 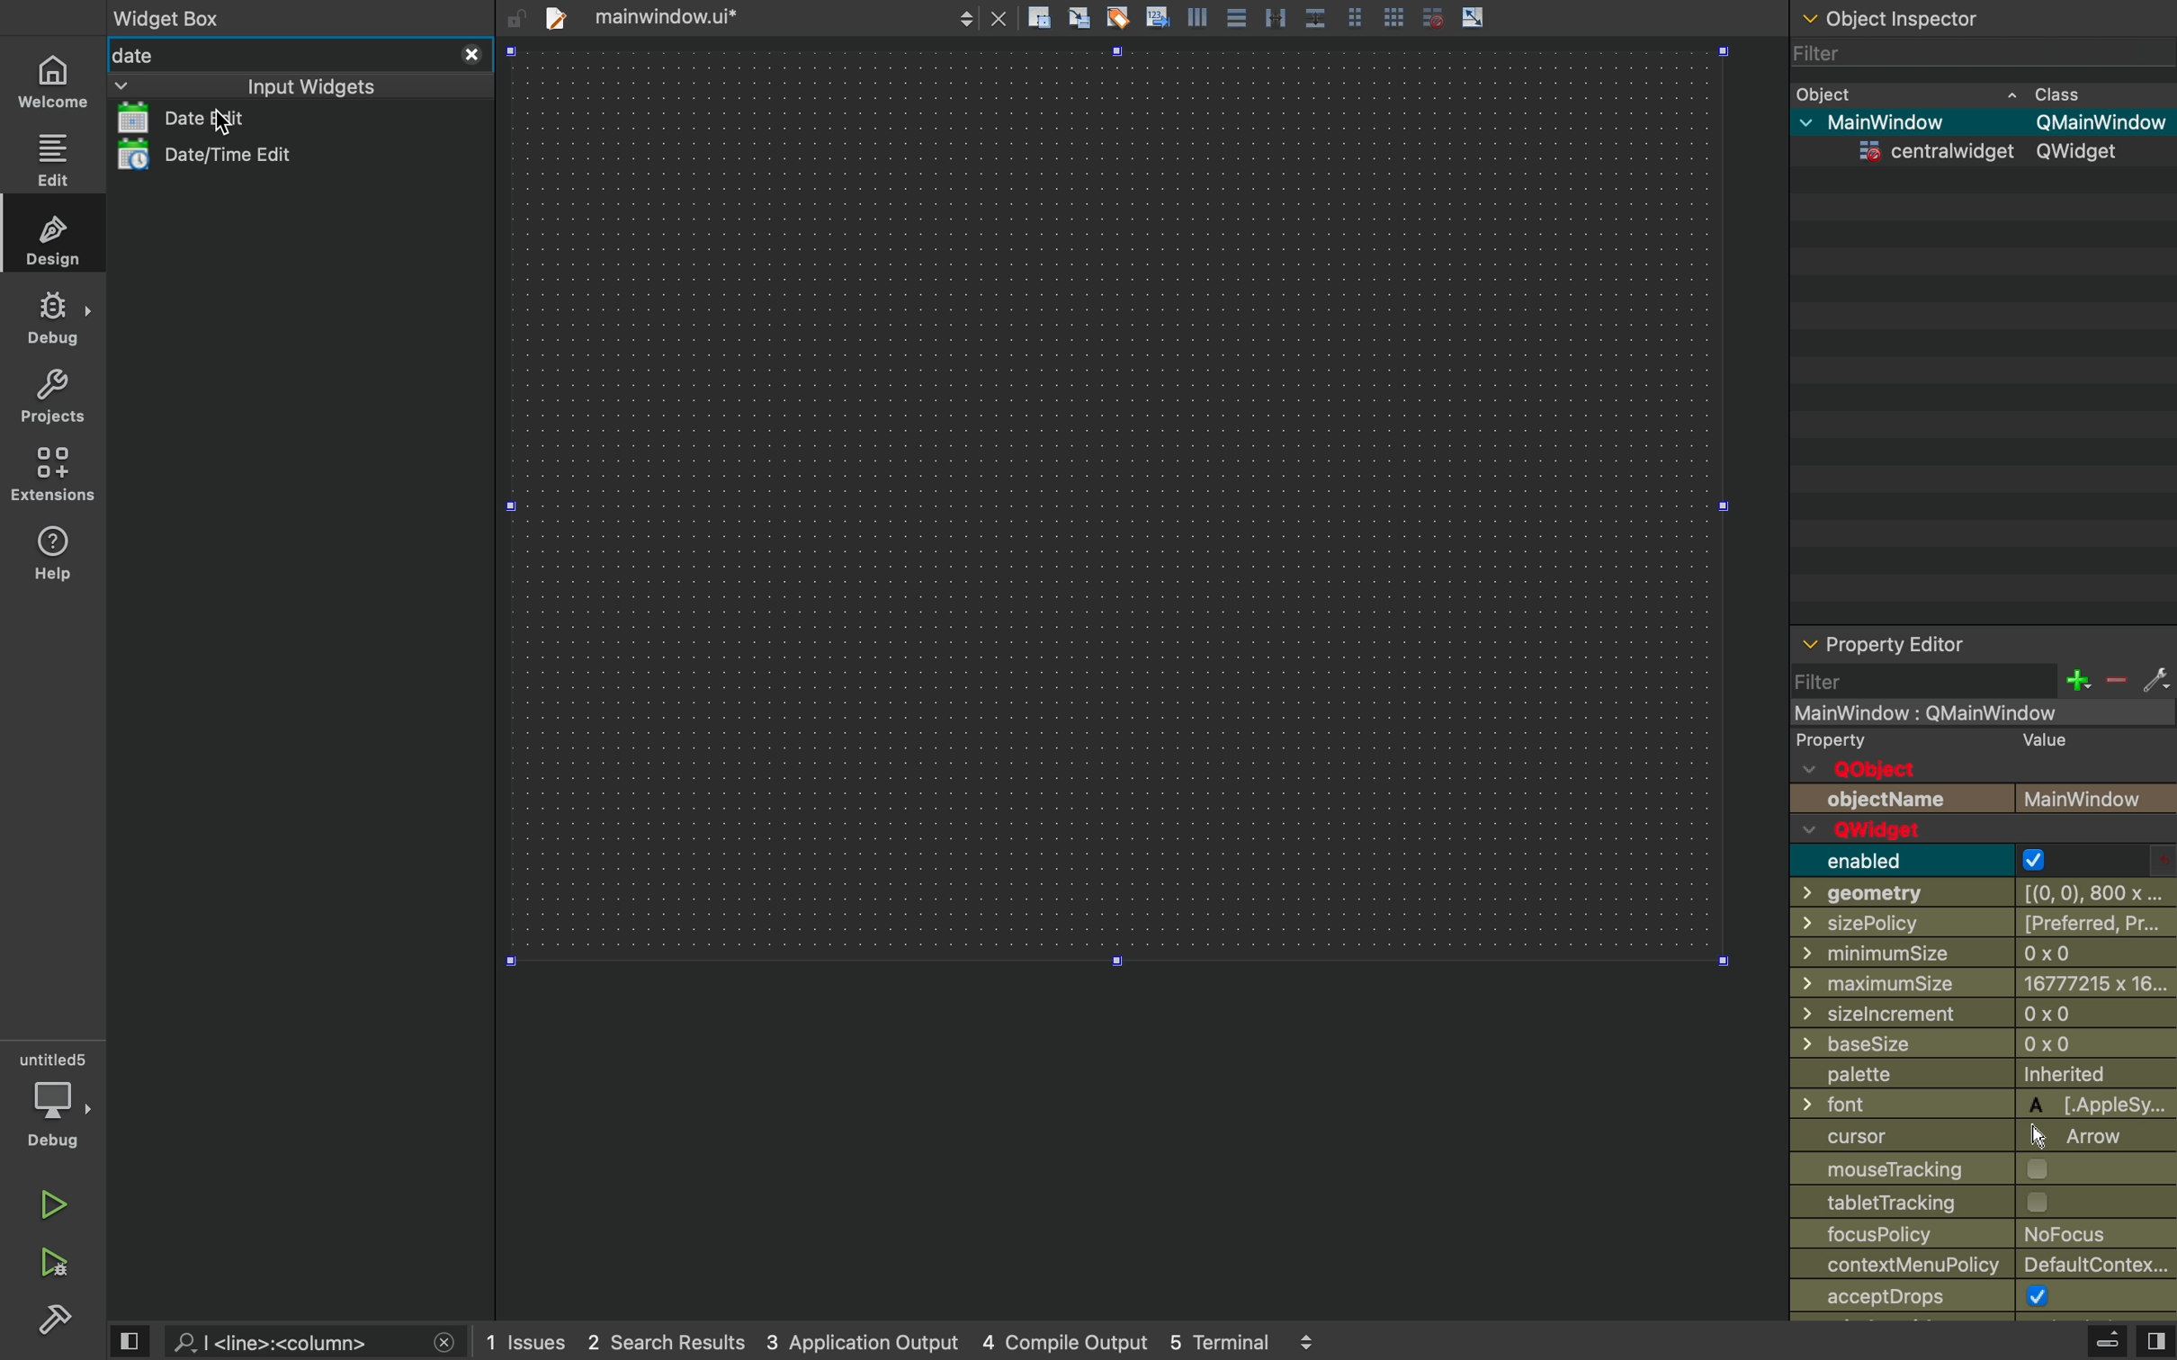 What do you see at coordinates (2077, 680) in the screenshot?
I see `plus` at bounding box center [2077, 680].